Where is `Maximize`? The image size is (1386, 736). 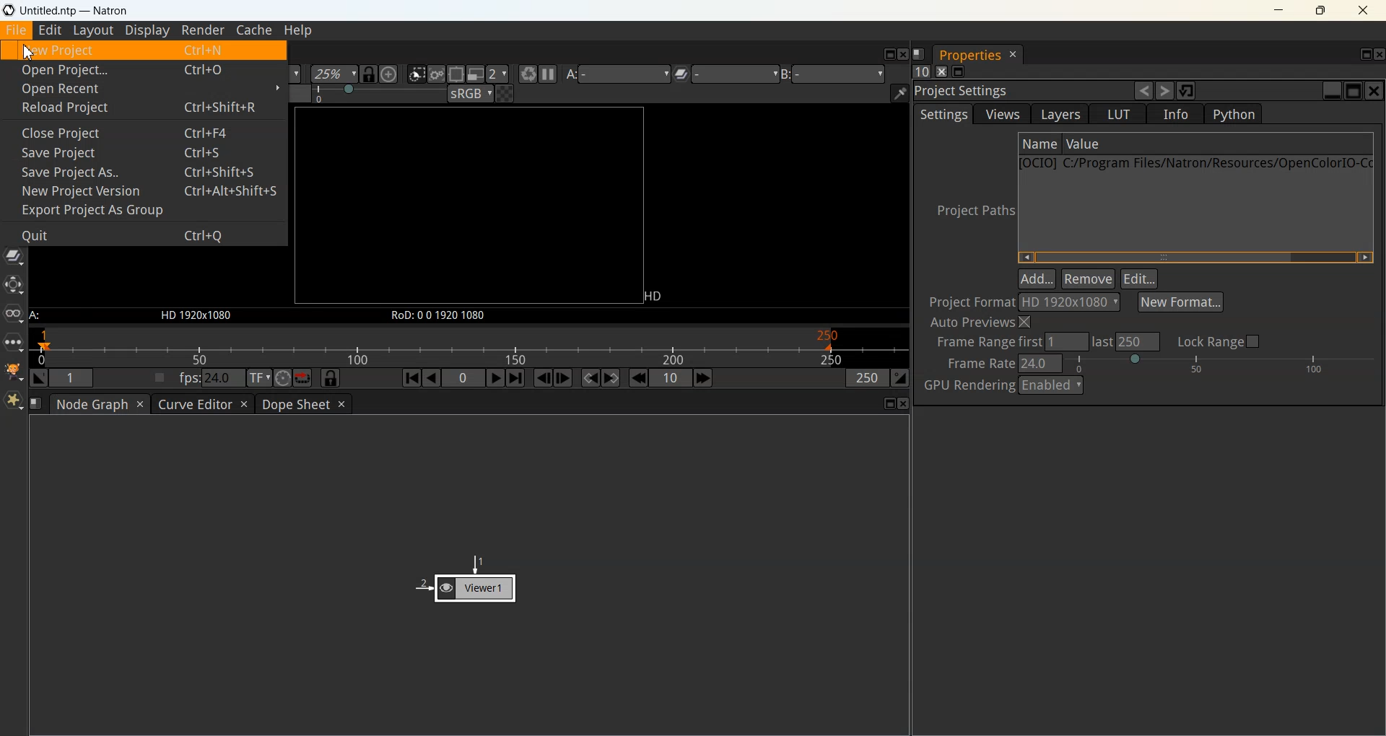 Maximize is located at coordinates (891, 403).